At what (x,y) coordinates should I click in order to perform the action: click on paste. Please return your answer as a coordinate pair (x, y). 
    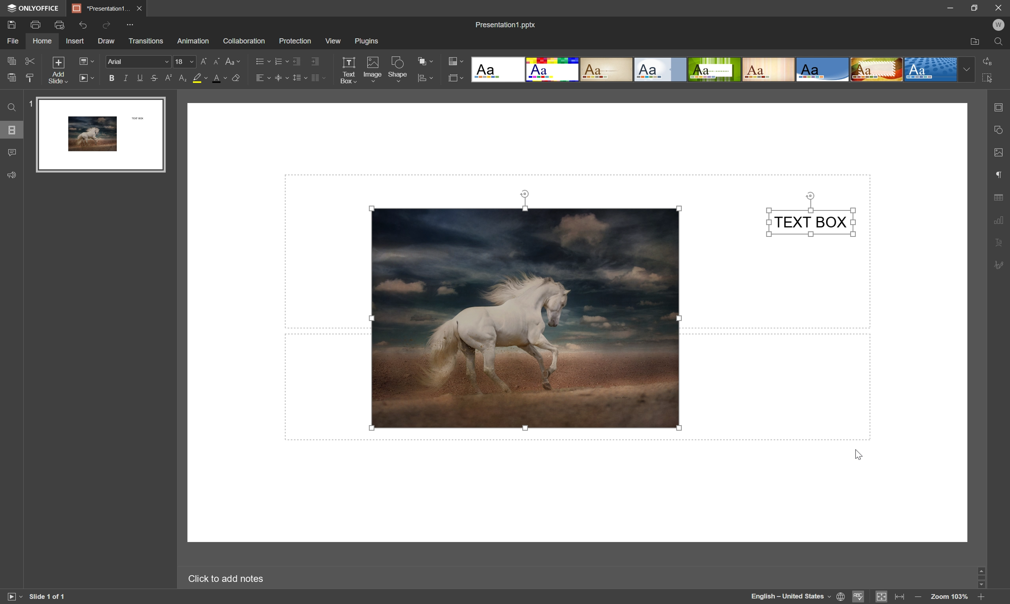
    Looking at the image, I should click on (11, 77).